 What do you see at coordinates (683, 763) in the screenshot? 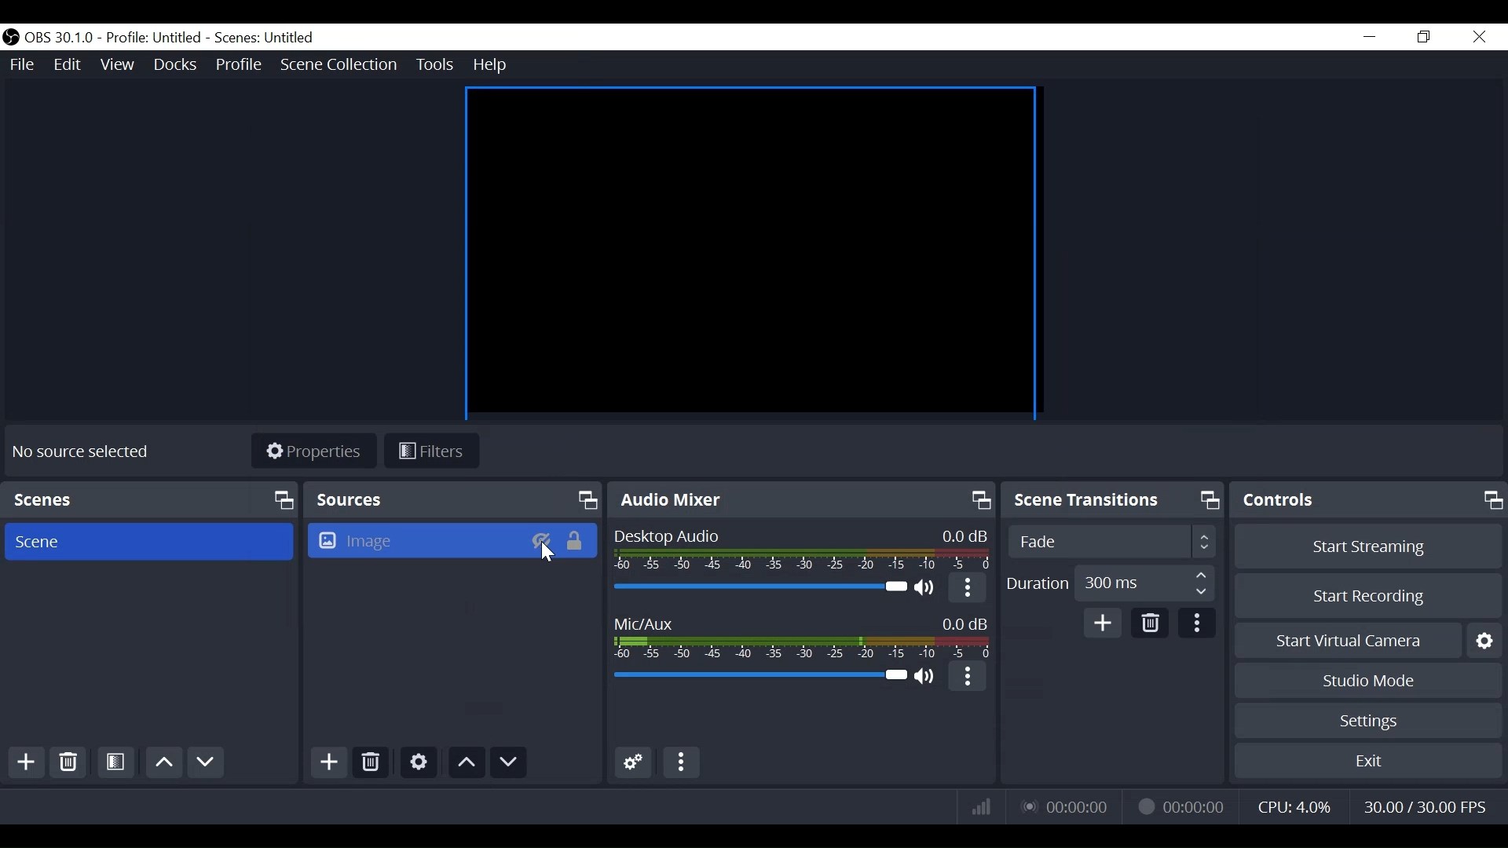
I see `more options` at bounding box center [683, 763].